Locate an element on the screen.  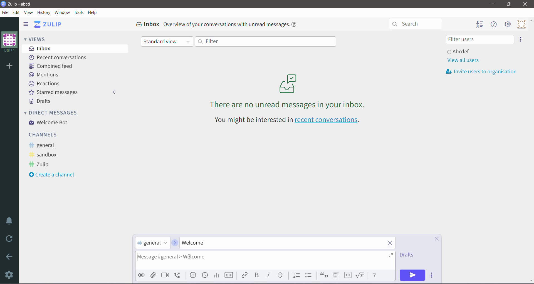
Filter users is located at coordinates (480, 39).